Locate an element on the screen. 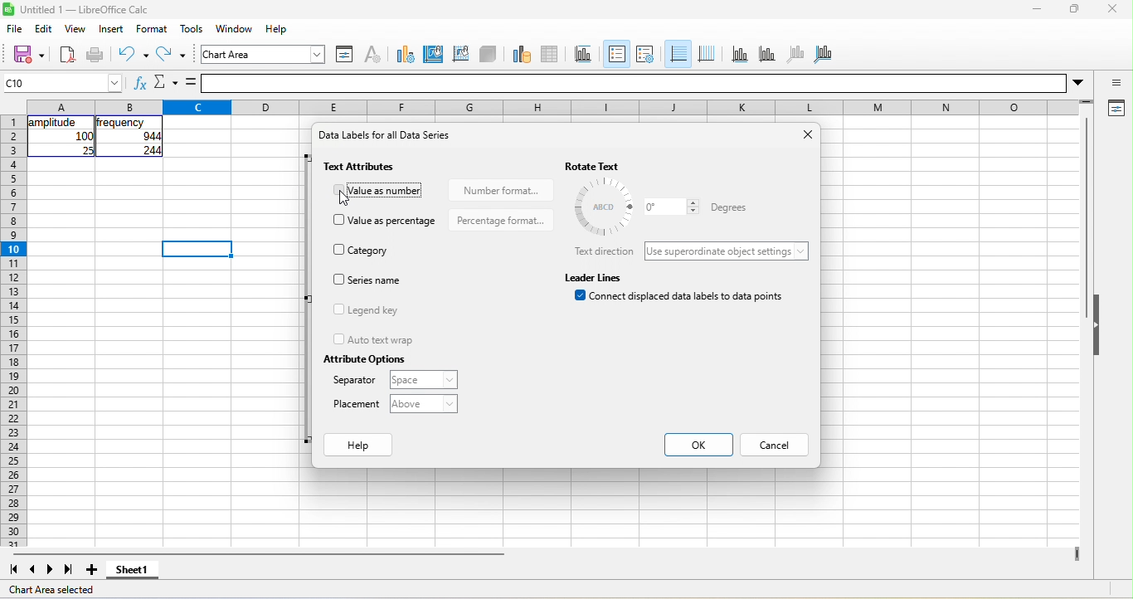 The height and width of the screenshot is (599, 1133). cursor movement is located at coordinates (349, 197).